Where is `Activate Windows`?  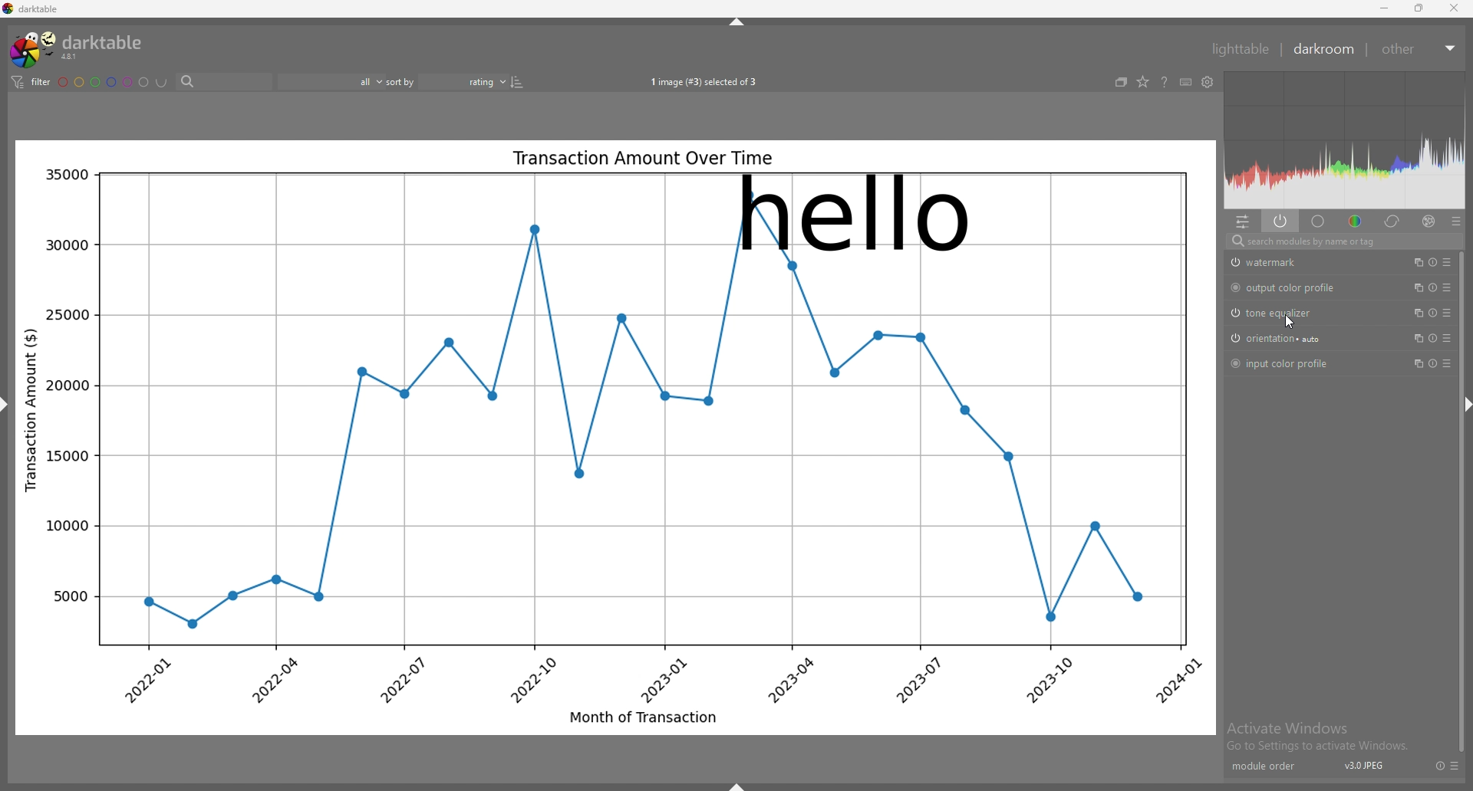 Activate Windows is located at coordinates (1288, 727).